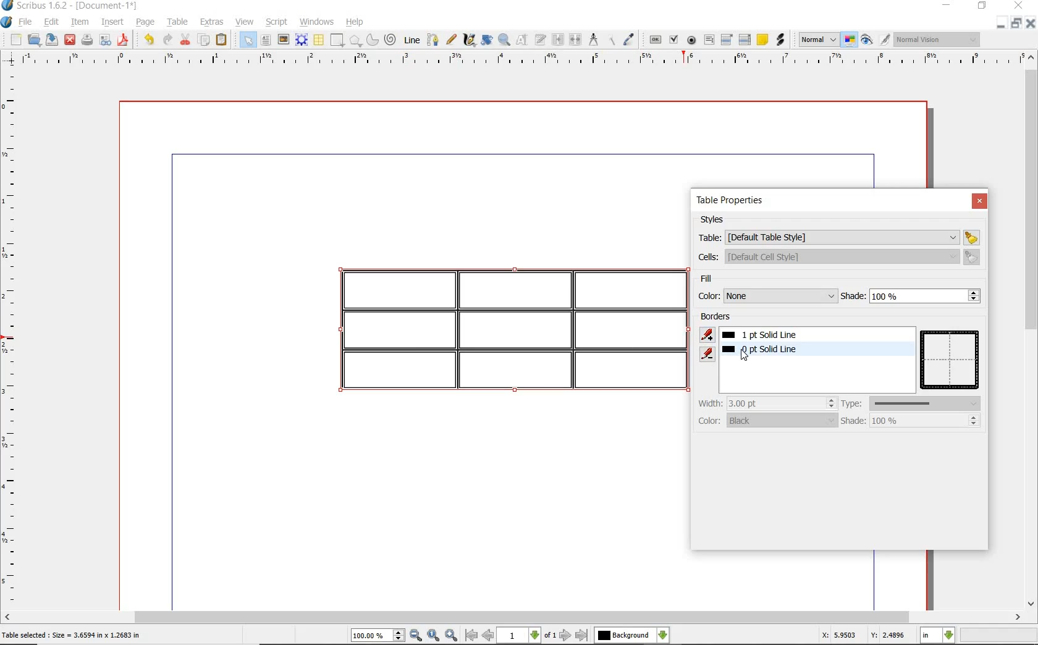 This screenshot has width=1038, height=645. I want to click on Cursor, so click(745, 356).